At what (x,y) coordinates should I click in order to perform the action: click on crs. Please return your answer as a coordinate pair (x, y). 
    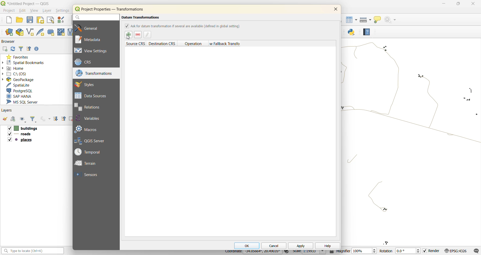
    Looking at the image, I should click on (88, 62).